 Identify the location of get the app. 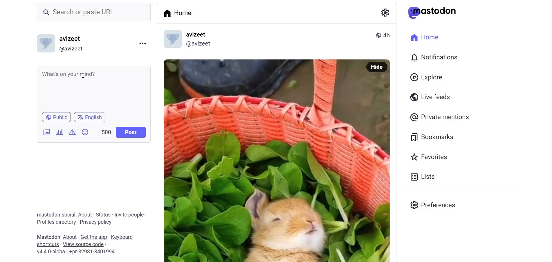
(94, 236).